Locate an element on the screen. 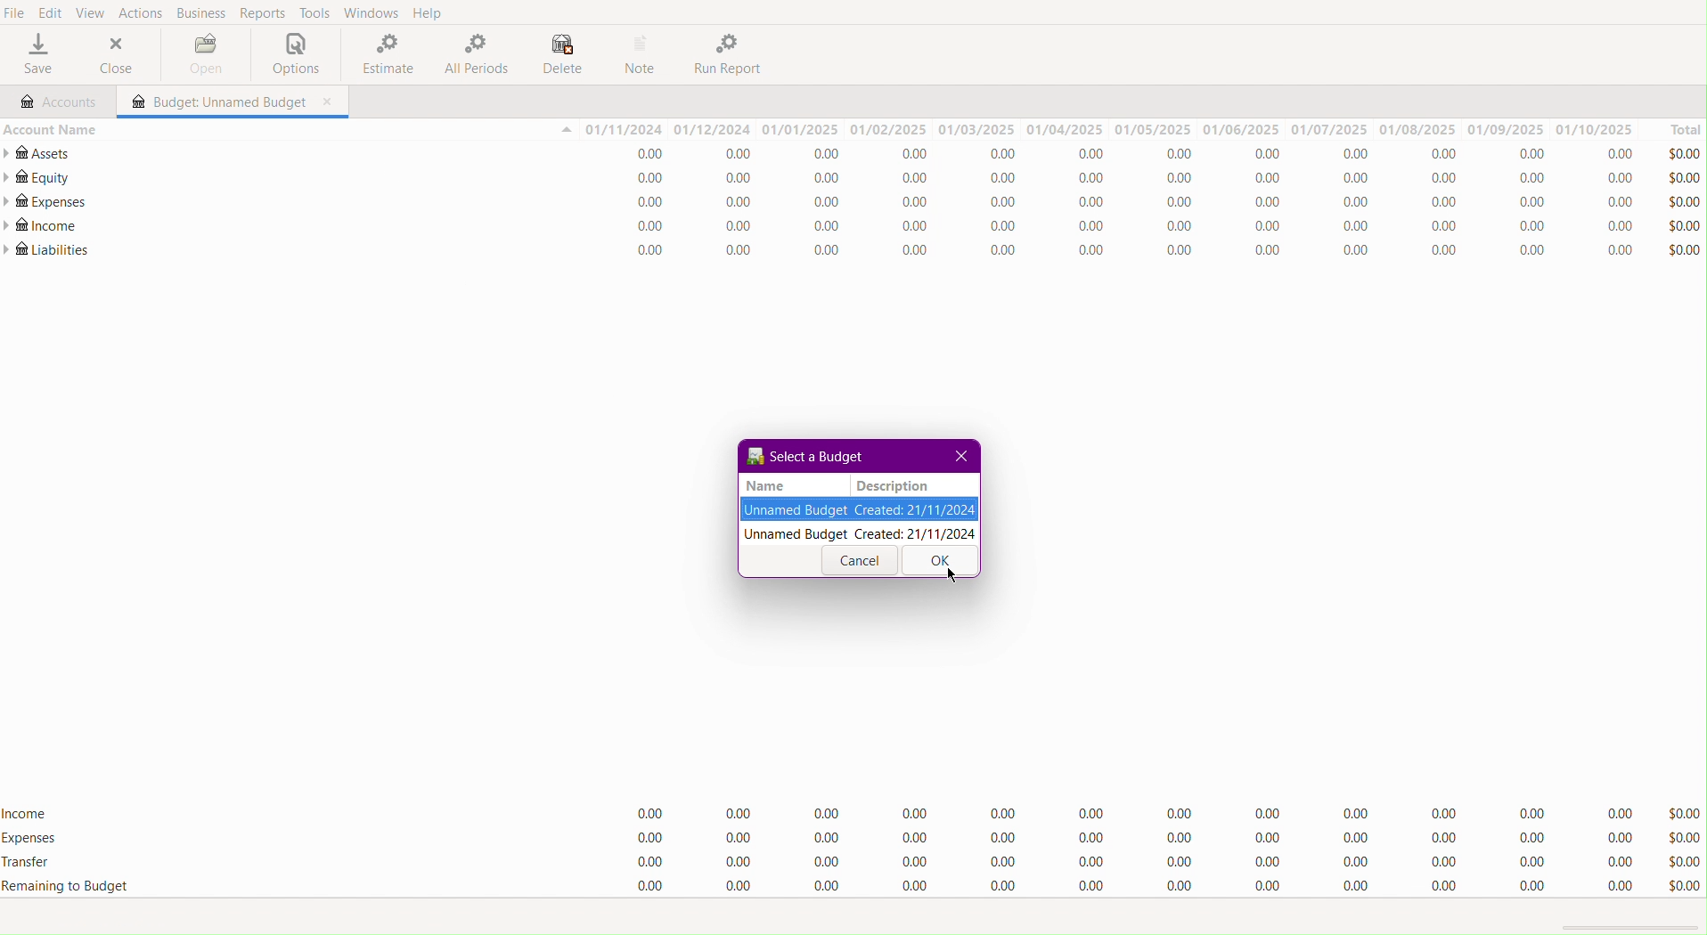 Image resolution: width=1707 pixels, height=935 pixels. Remaining to Budget is located at coordinates (1133, 887).